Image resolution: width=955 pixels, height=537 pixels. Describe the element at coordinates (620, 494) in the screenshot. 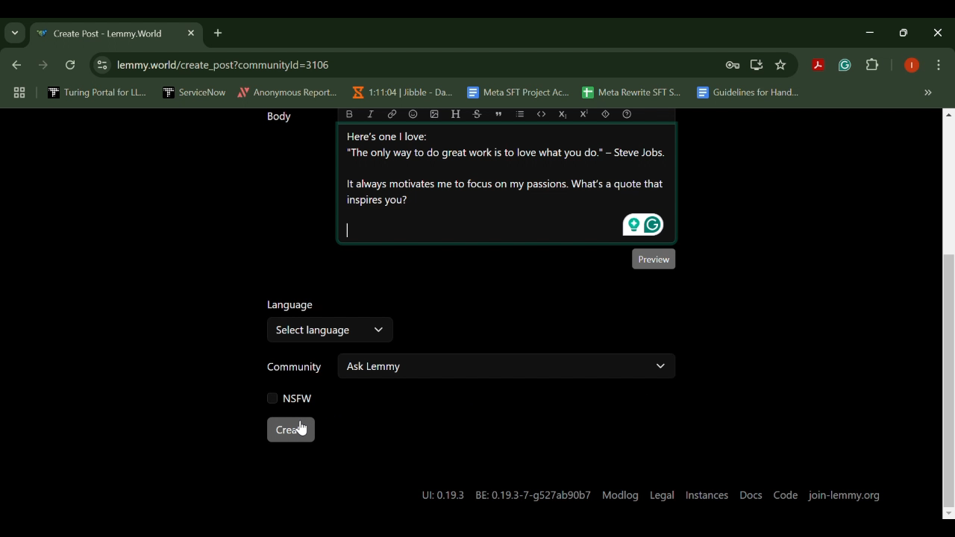

I see `Modlog` at that location.